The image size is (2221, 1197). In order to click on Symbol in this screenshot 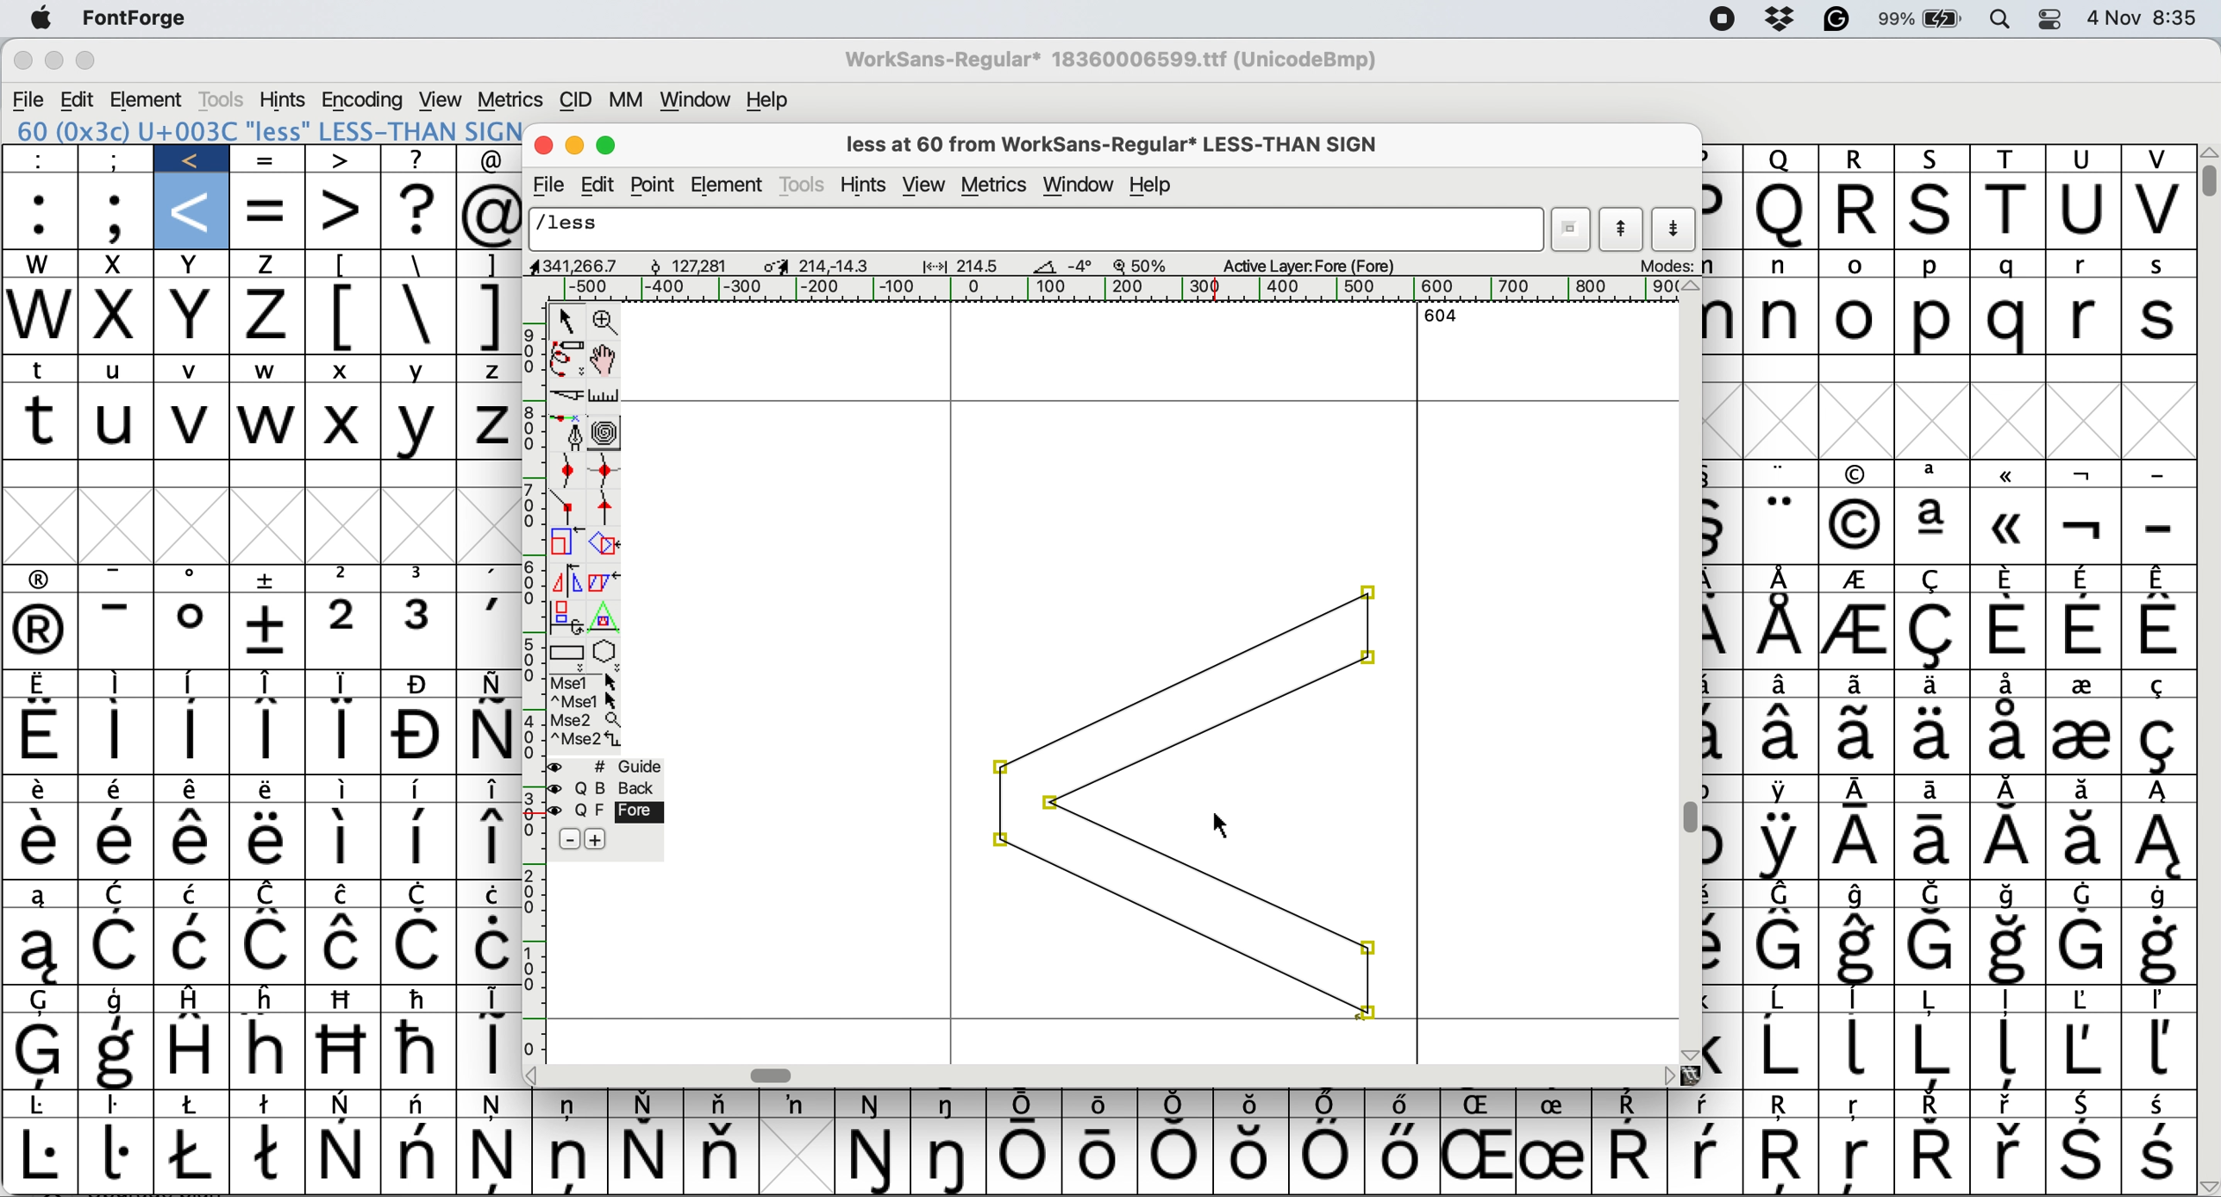, I will do `click(345, 946)`.